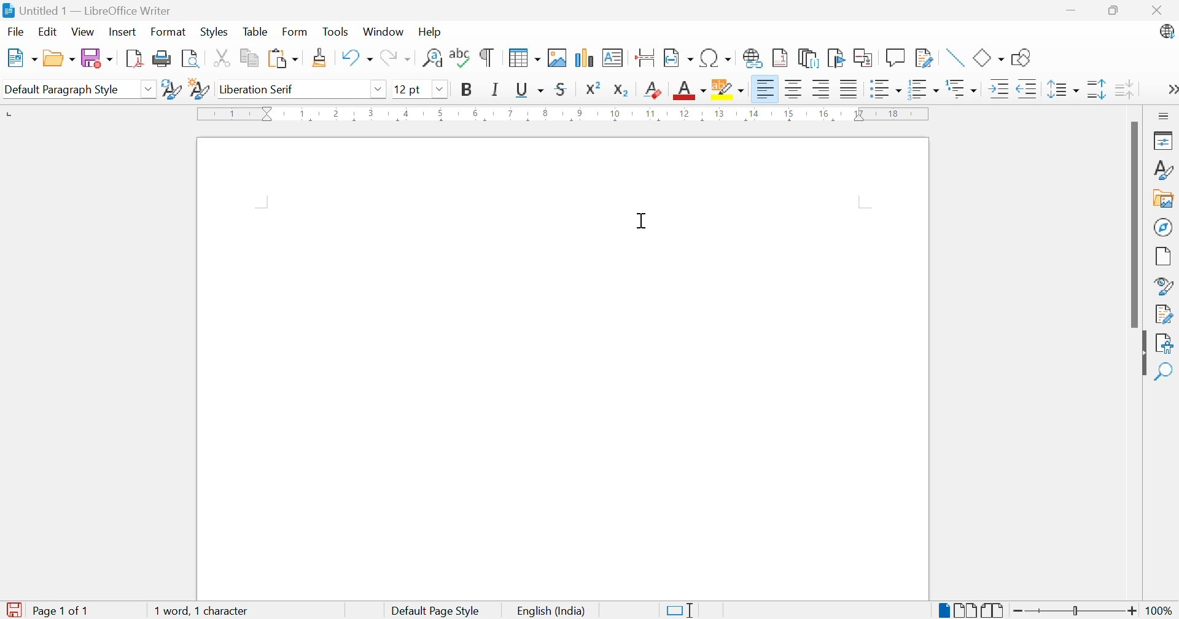  What do you see at coordinates (62, 90) in the screenshot?
I see `Default Paragraph Style` at bounding box center [62, 90].